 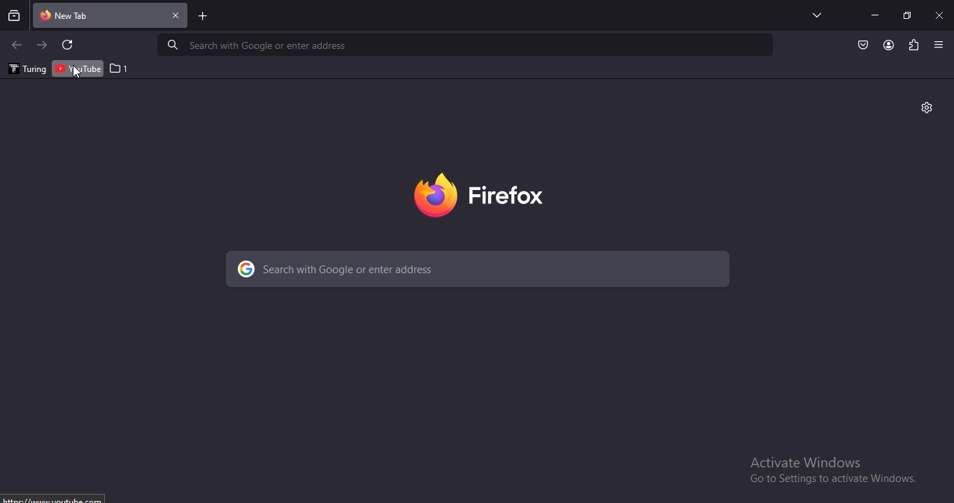 What do you see at coordinates (397, 267) in the screenshot?
I see `search with Google or enter address` at bounding box center [397, 267].